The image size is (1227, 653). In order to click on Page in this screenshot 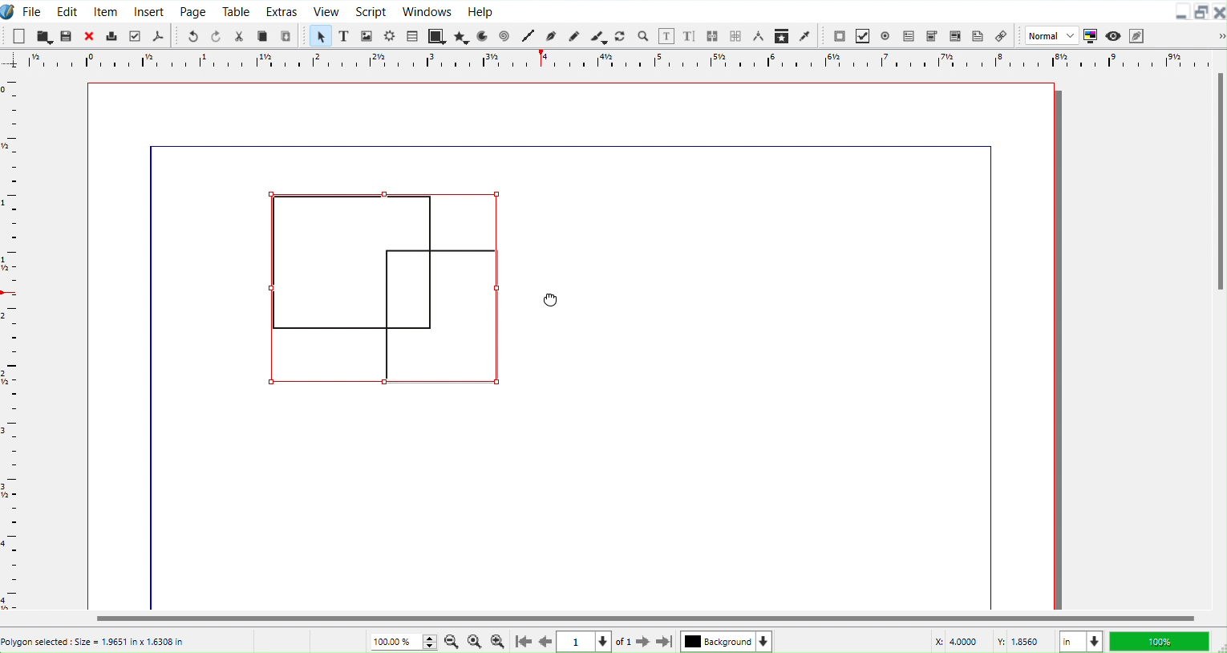, I will do `click(192, 10)`.